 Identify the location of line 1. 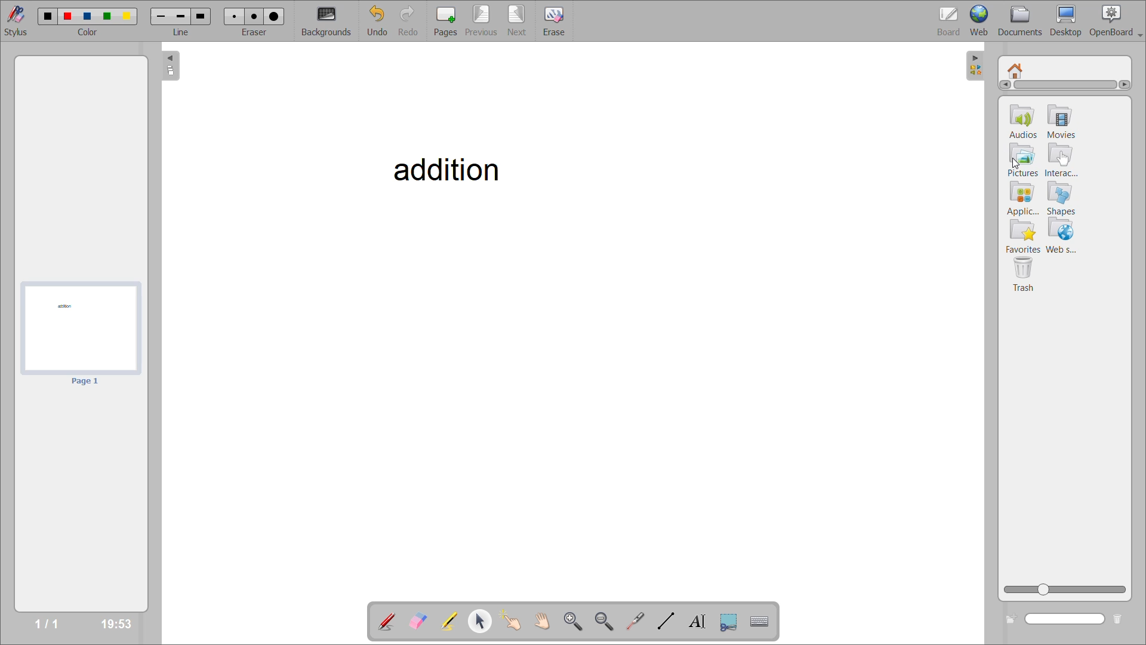
(161, 17).